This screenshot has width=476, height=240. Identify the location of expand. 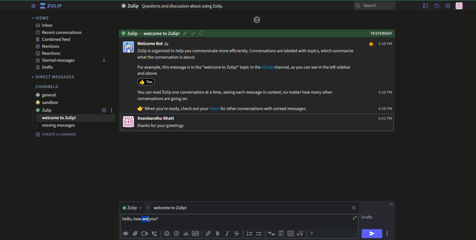
(148, 207).